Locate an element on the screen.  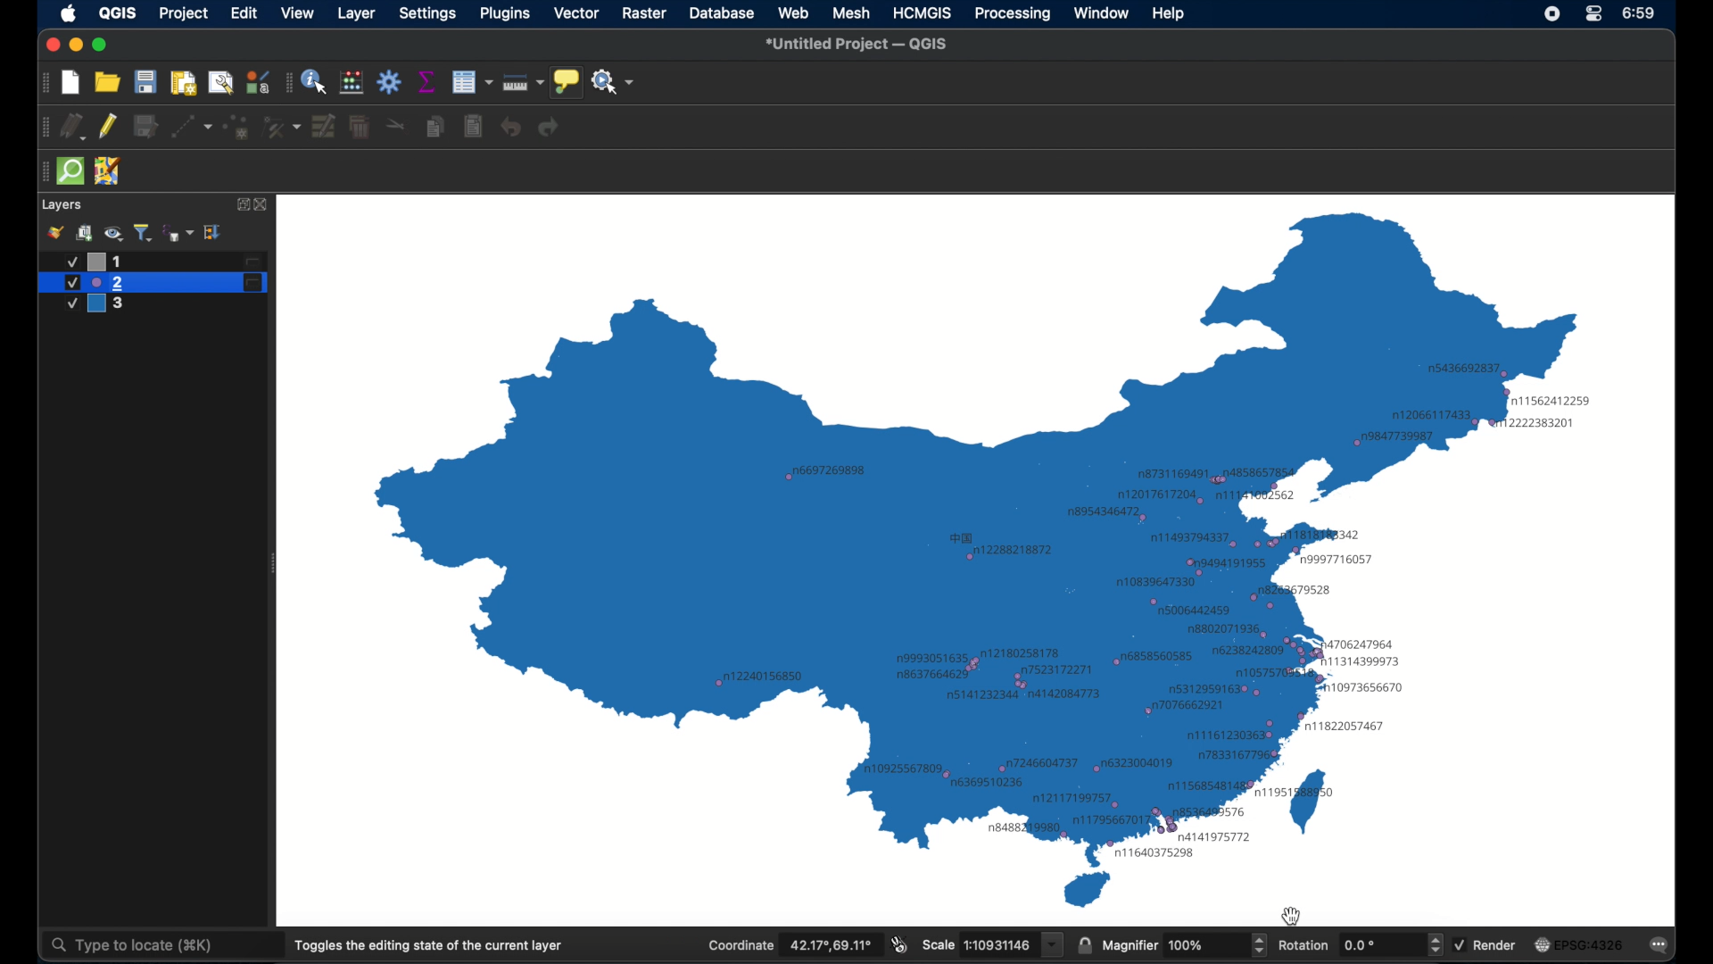
style manager is located at coordinates (258, 81).